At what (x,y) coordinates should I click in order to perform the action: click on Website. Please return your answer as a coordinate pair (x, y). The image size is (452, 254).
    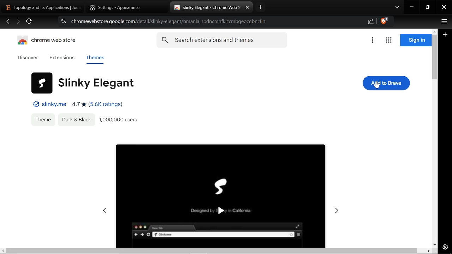
    Looking at the image, I should click on (48, 104).